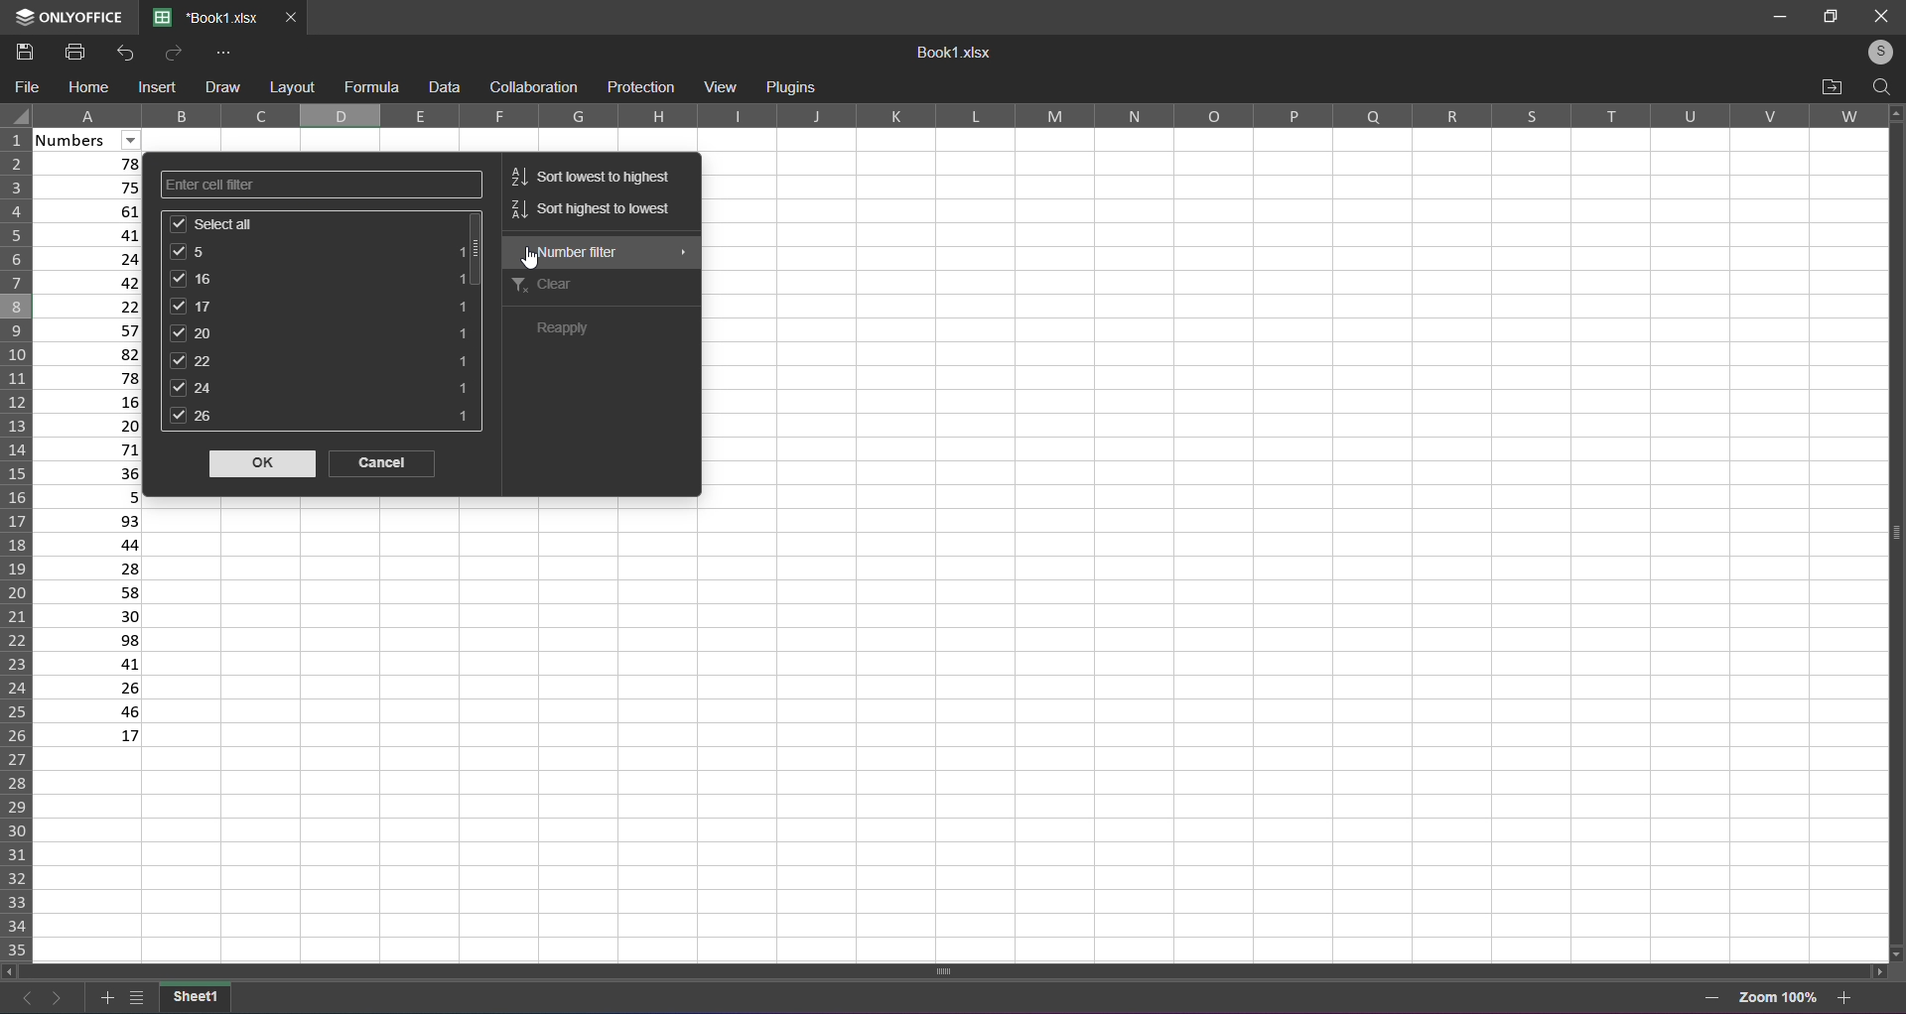 The height and width of the screenshot is (1014, 1906). What do you see at coordinates (957, 54) in the screenshot?
I see `Book1.xlsx` at bounding box center [957, 54].